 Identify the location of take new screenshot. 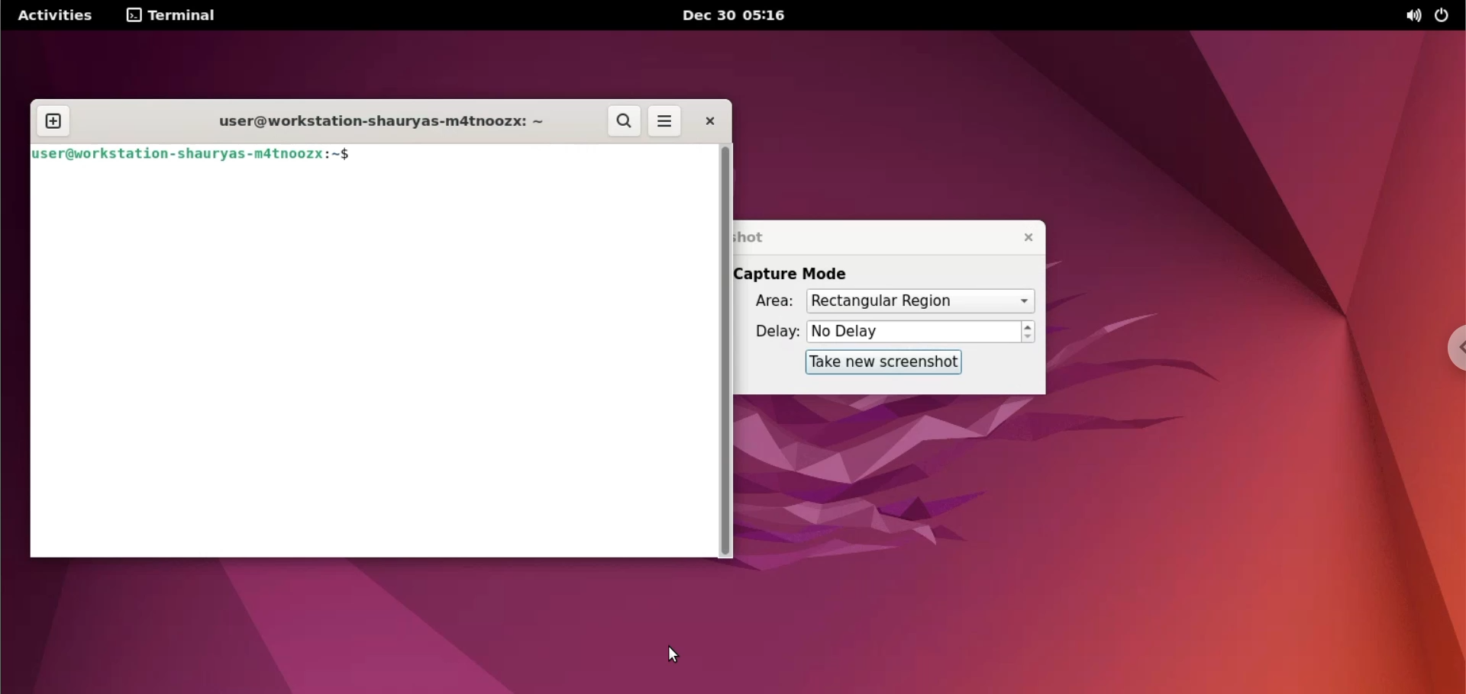
(883, 363).